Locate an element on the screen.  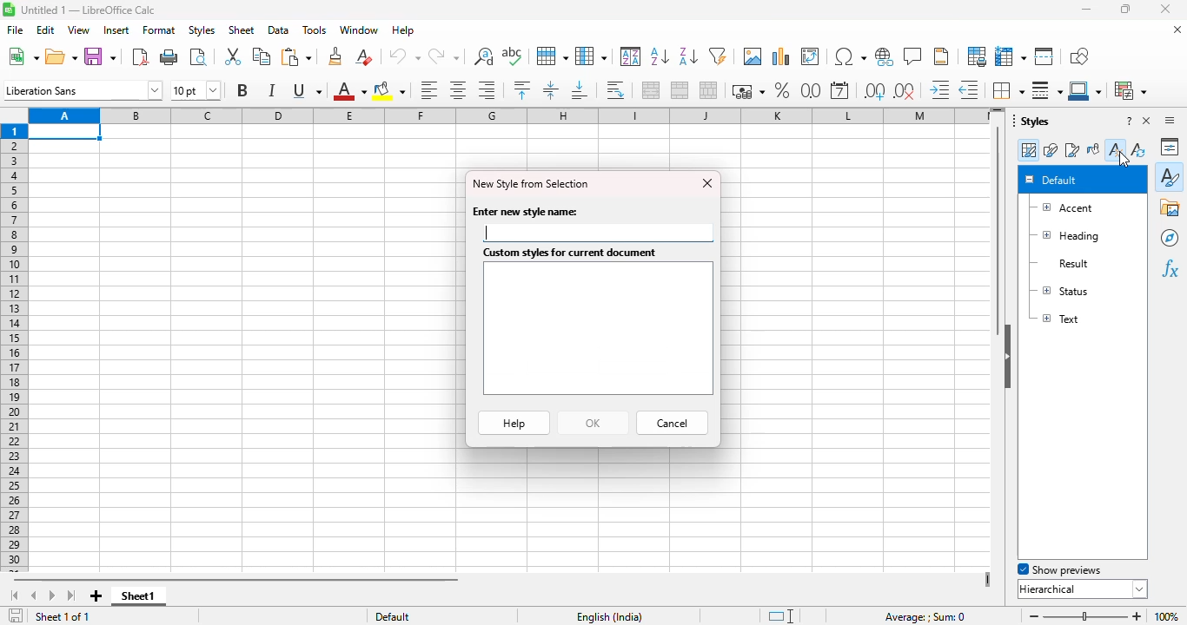
insert comment is located at coordinates (913, 56).